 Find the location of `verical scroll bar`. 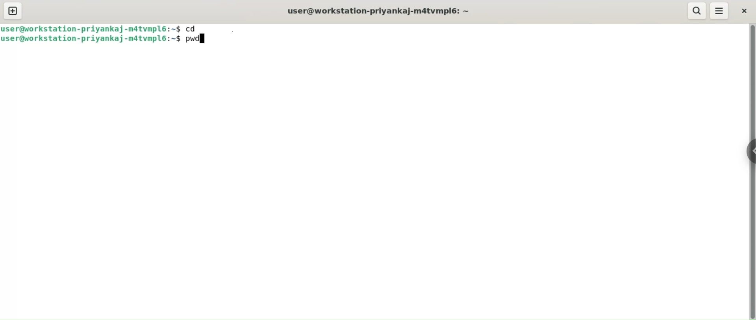

verical scroll bar is located at coordinates (751, 172).